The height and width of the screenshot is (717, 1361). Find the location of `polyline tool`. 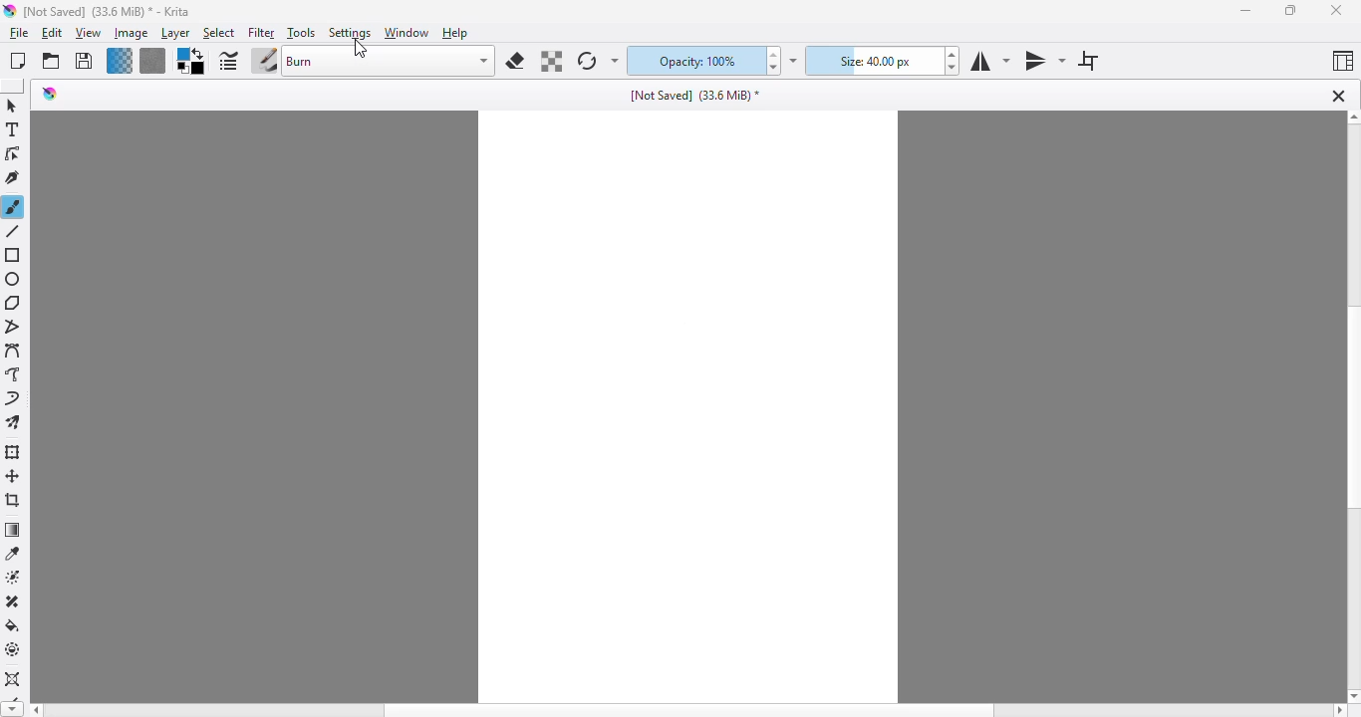

polyline tool is located at coordinates (15, 328).